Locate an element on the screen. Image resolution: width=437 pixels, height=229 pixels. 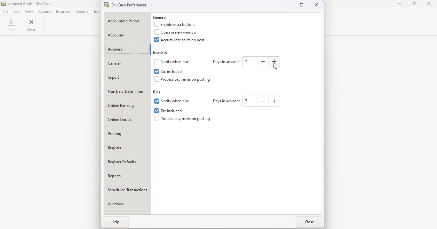
Actions is located at coordinates (44, 12).